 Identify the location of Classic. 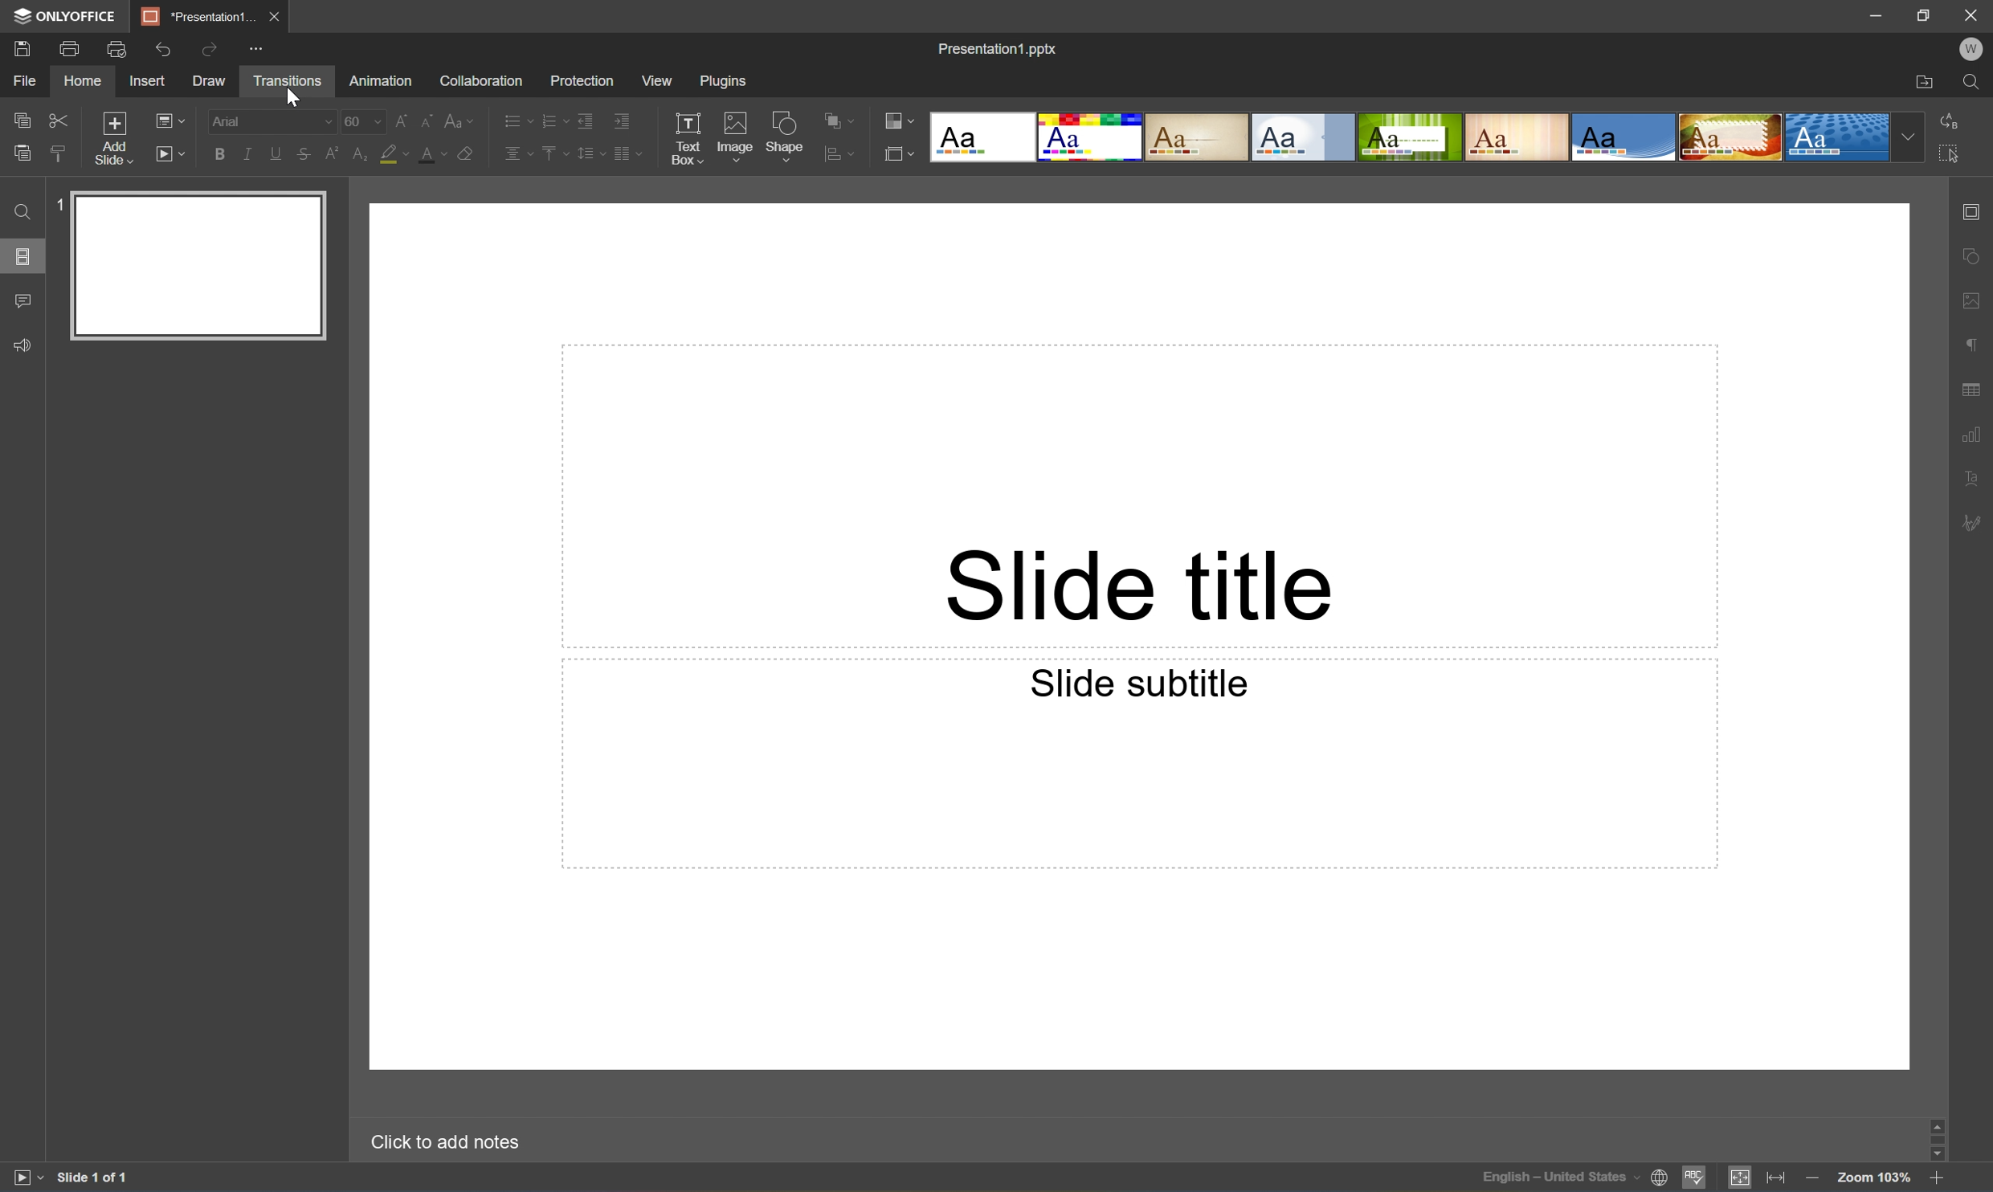
(1197, 137).